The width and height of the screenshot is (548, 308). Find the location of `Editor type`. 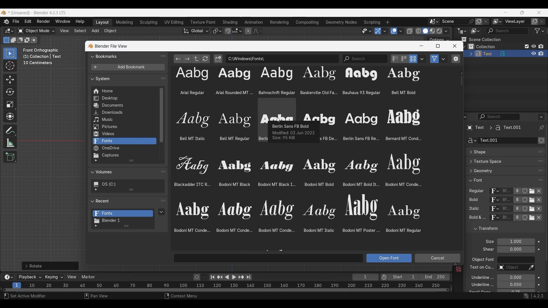

Editor type is located at coordinates (462, 117).